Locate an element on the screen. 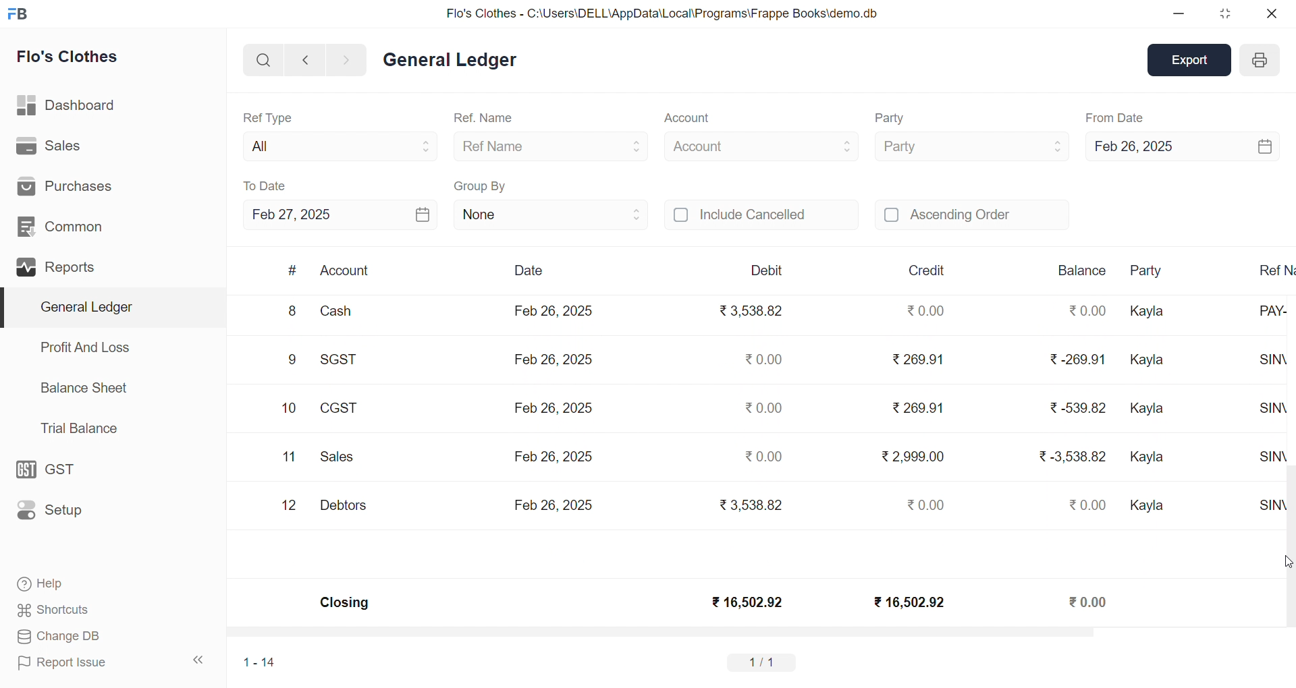 This screenshot has height=688, width=1296. Include Cancelled is located at coordinates (761, 216).